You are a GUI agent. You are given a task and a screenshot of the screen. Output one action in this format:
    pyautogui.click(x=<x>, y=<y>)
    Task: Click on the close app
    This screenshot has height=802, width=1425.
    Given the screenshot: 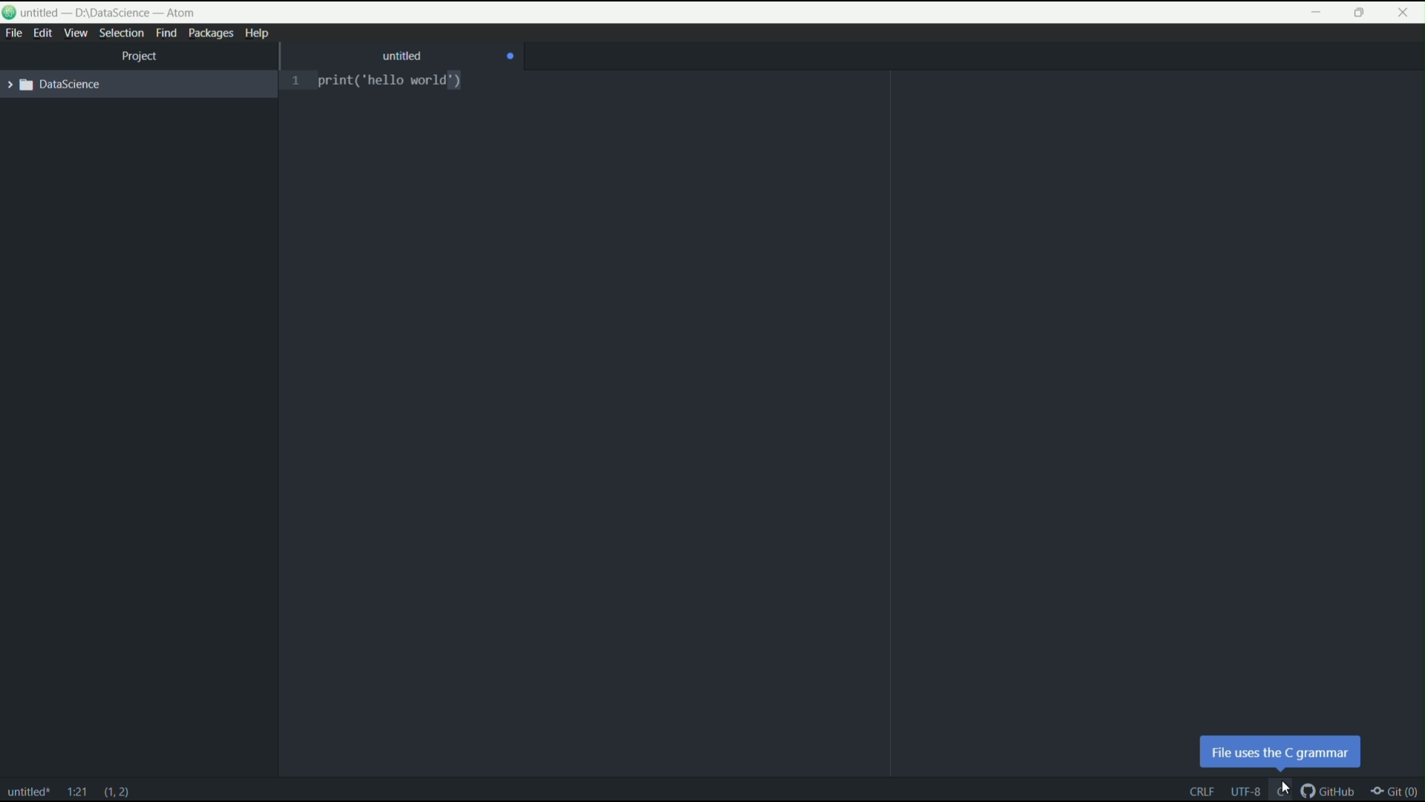 What is the action you would take?
    pyautogui.click(x=1404, y=13)
    